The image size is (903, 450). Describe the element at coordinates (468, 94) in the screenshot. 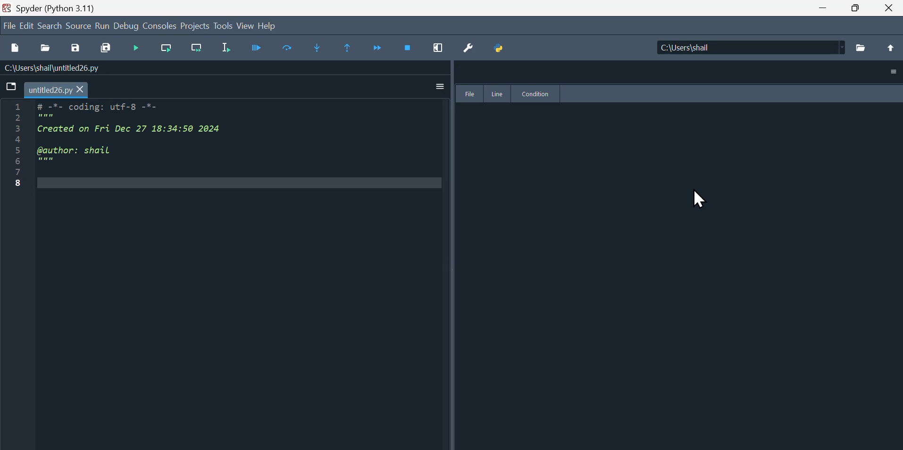

I see `File` at that location.